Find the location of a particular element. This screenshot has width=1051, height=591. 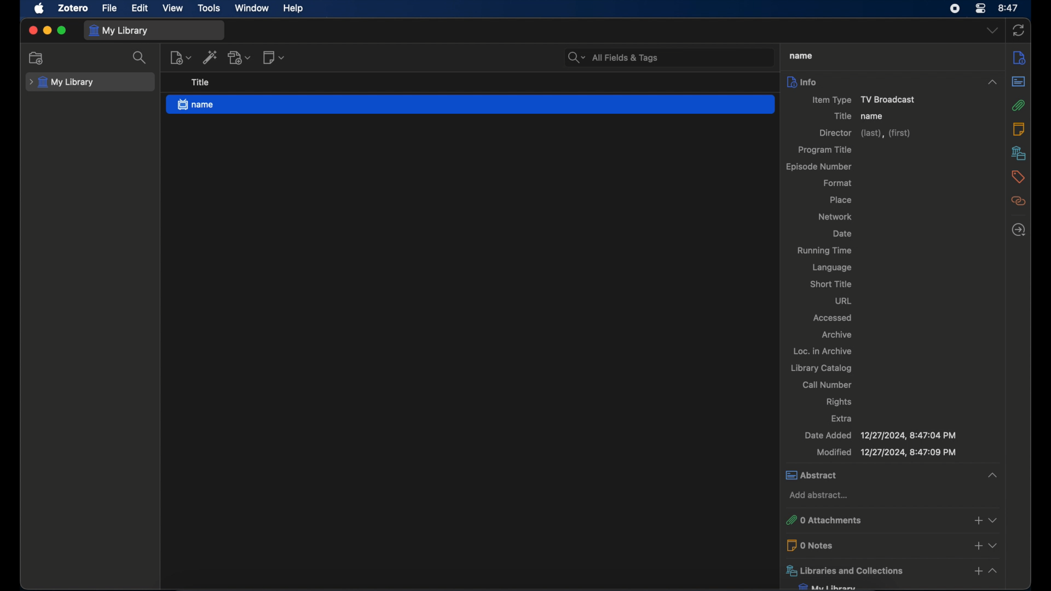

running time is located at coordinates (825, 251).